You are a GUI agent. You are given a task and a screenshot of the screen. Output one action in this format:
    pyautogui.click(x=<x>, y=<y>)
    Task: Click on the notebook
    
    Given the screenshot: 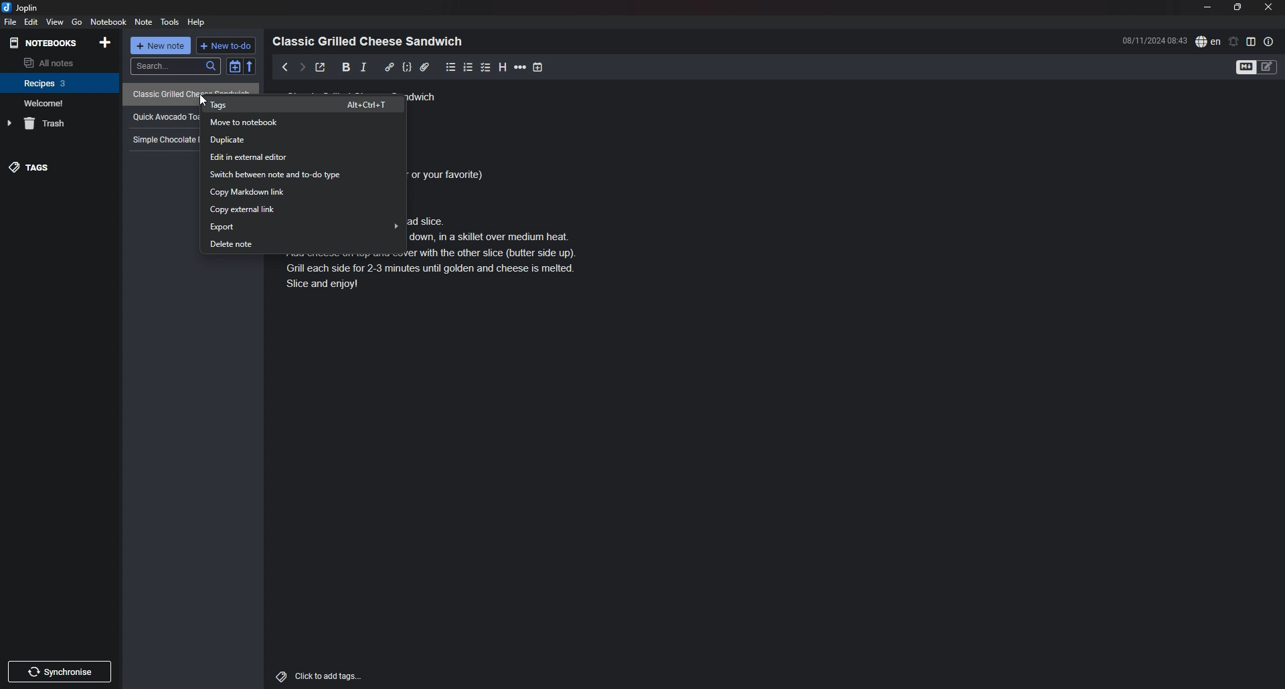 What is the action you would take?
    pyautogui.click(x=59, y=103)
    